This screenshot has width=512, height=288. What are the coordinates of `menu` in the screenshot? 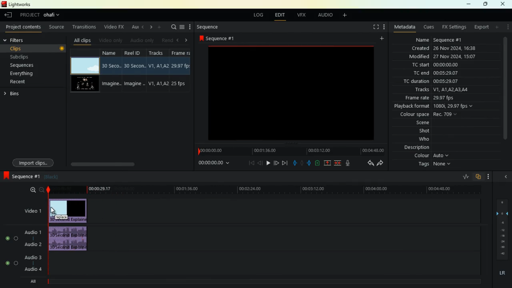 It's located at (506, 27).